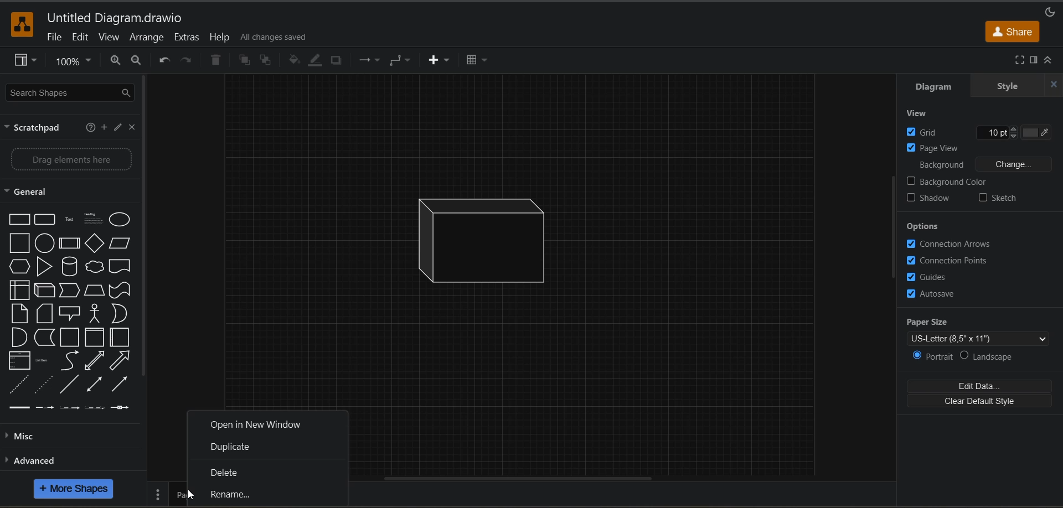 The image size is (1063, 508). I want to click on line color, so click(318, 61).